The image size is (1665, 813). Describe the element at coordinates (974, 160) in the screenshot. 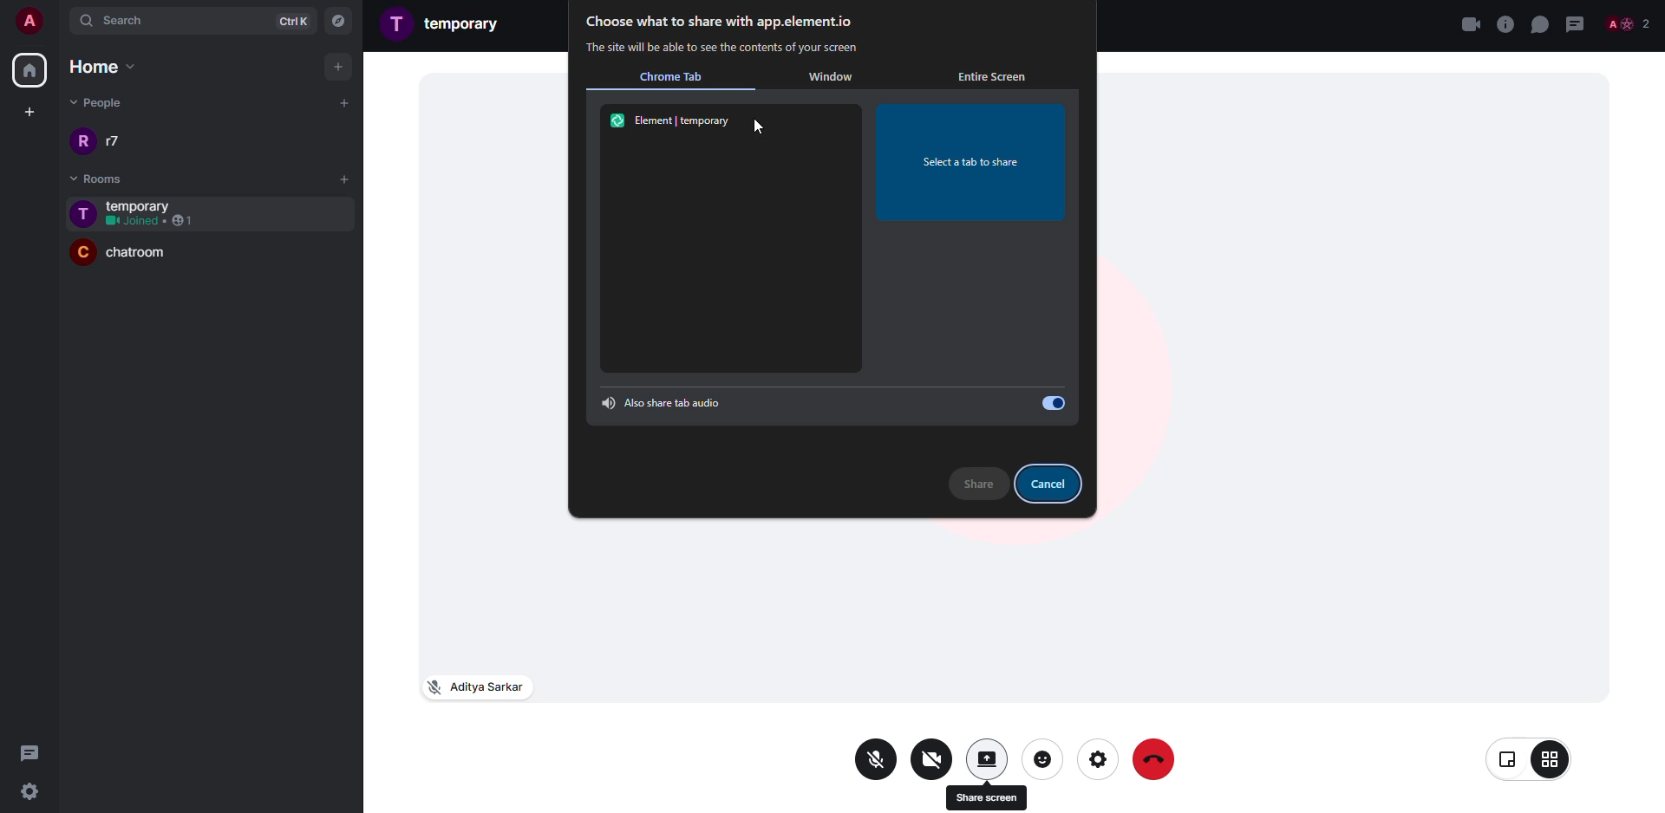

I see `select a tab` at that location.